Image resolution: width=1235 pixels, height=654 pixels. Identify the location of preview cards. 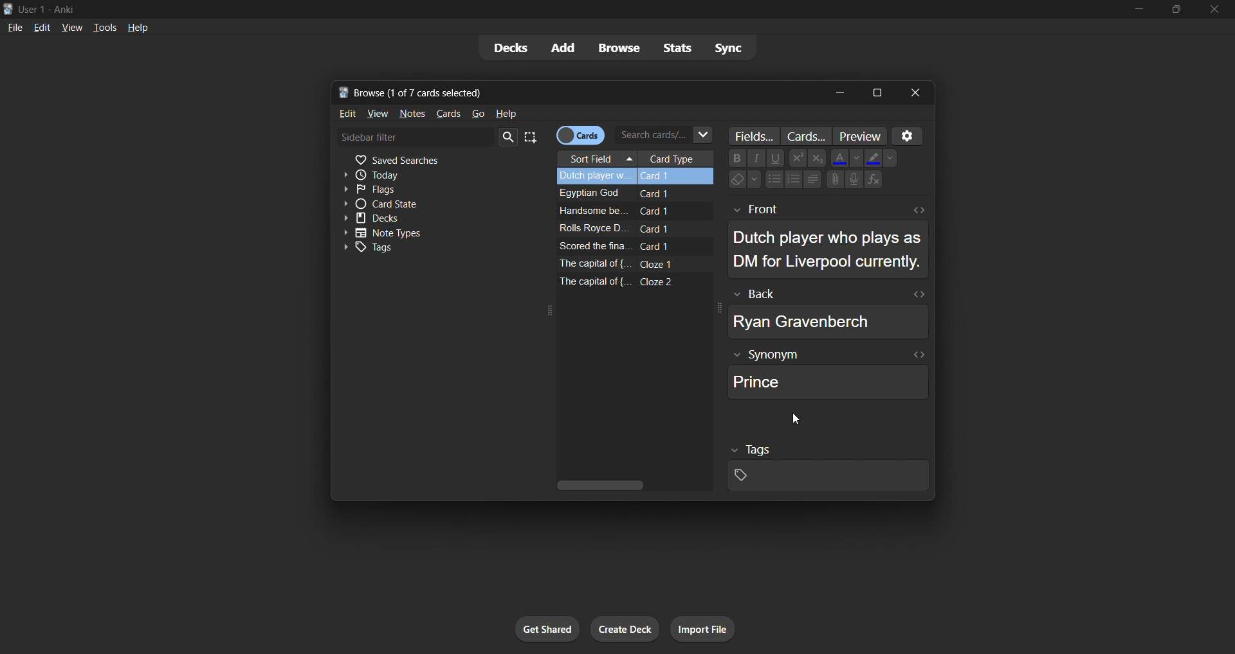
(859, 136).